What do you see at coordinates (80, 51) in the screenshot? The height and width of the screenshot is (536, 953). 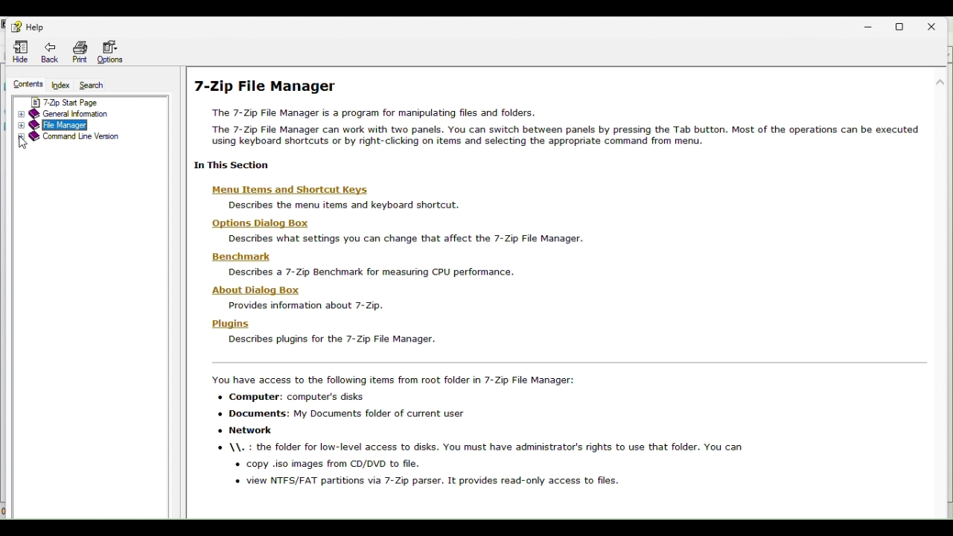 I see `Print` at bounding box center [80, 51].